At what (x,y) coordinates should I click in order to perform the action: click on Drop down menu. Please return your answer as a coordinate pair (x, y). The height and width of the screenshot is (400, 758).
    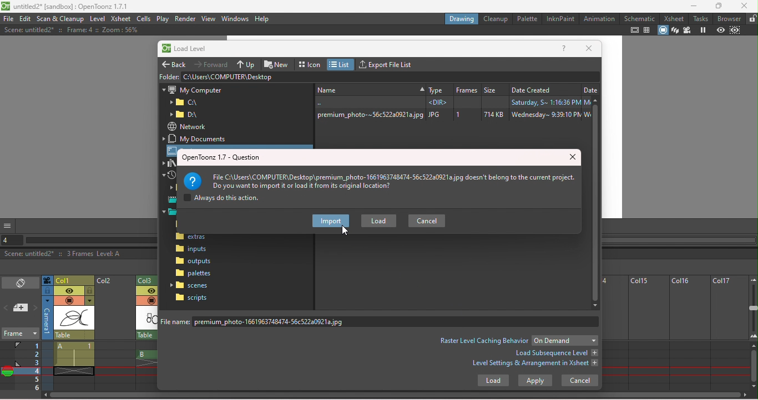
    Looking at the image, I should click on (565, 340).